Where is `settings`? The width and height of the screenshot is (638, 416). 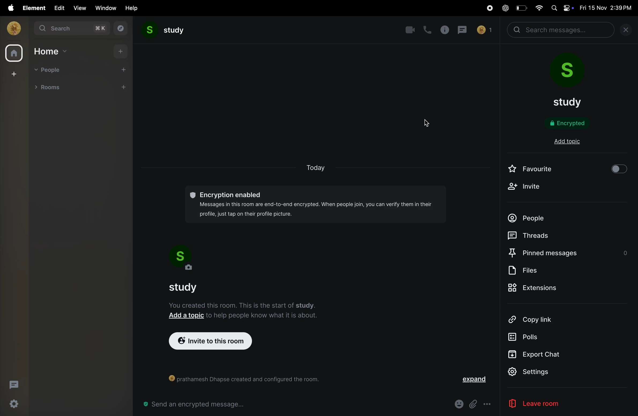
settings is located at coordinates (565, 372).